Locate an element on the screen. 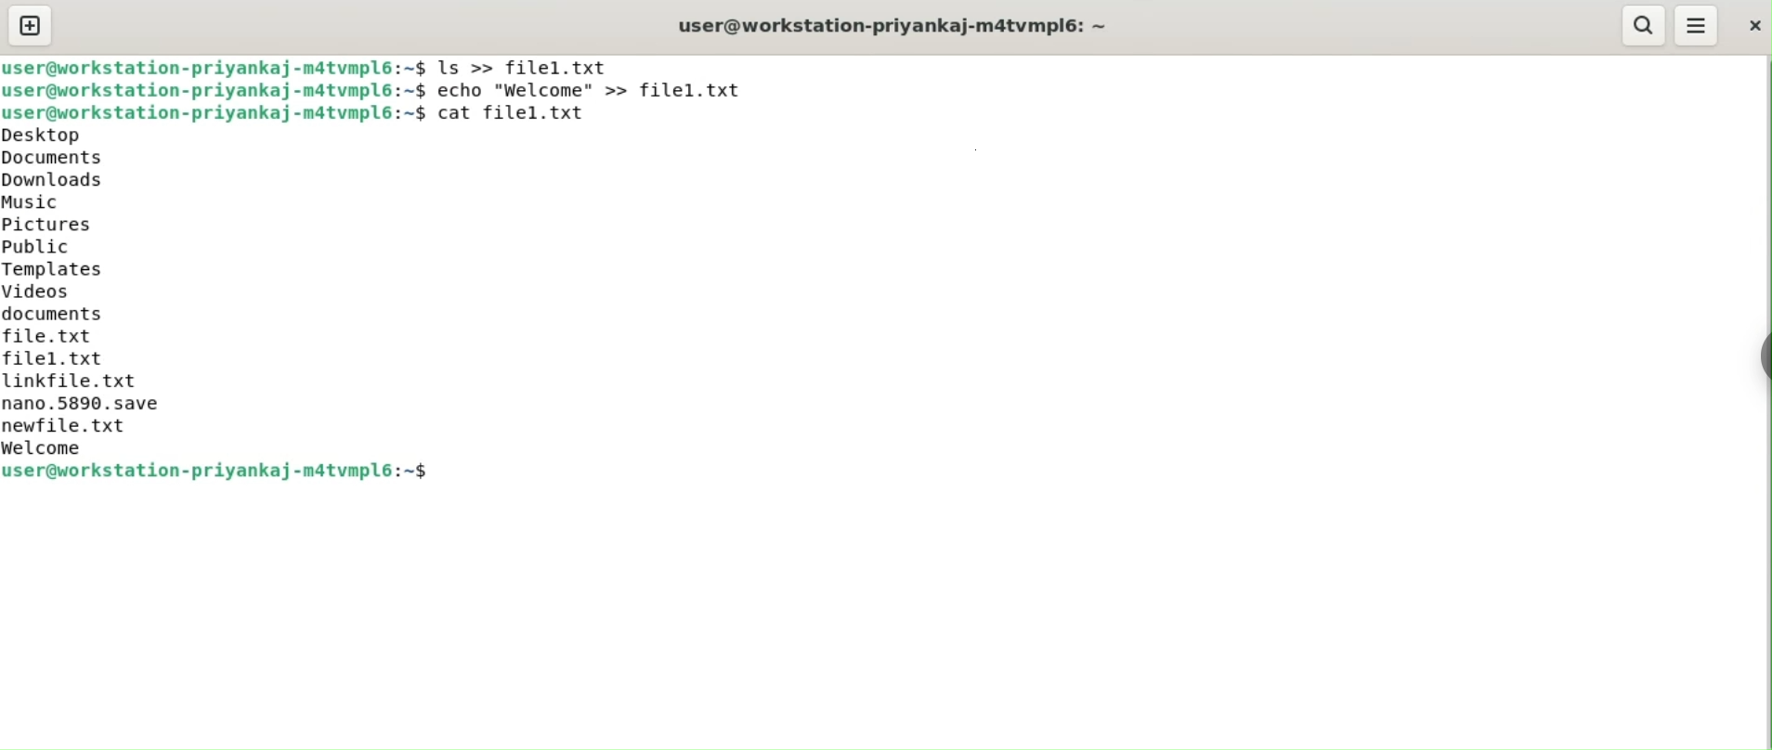 Image resolution: width=1772 pixels, height=750 pixels. echo  "Welcome"  >>  file1.txt is located at coordinates (593, 92).